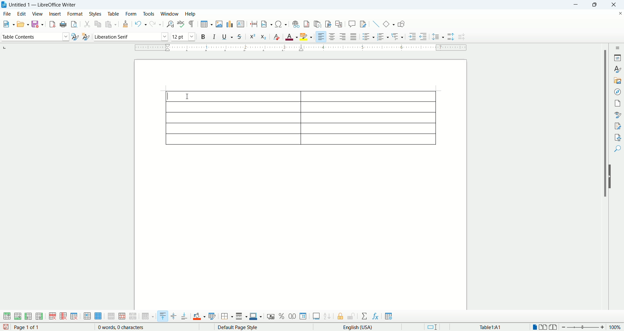  Describe the element at coordinates (354, 36) in the screenshot. I see `justified` at that location.